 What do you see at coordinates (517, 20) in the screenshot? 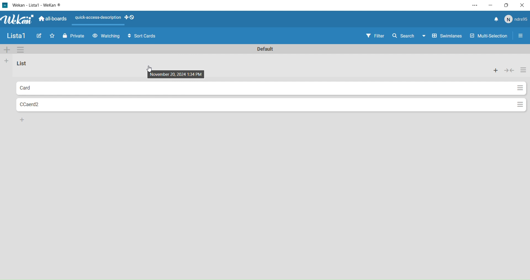
I see `User` at bounding box center [517, 20].